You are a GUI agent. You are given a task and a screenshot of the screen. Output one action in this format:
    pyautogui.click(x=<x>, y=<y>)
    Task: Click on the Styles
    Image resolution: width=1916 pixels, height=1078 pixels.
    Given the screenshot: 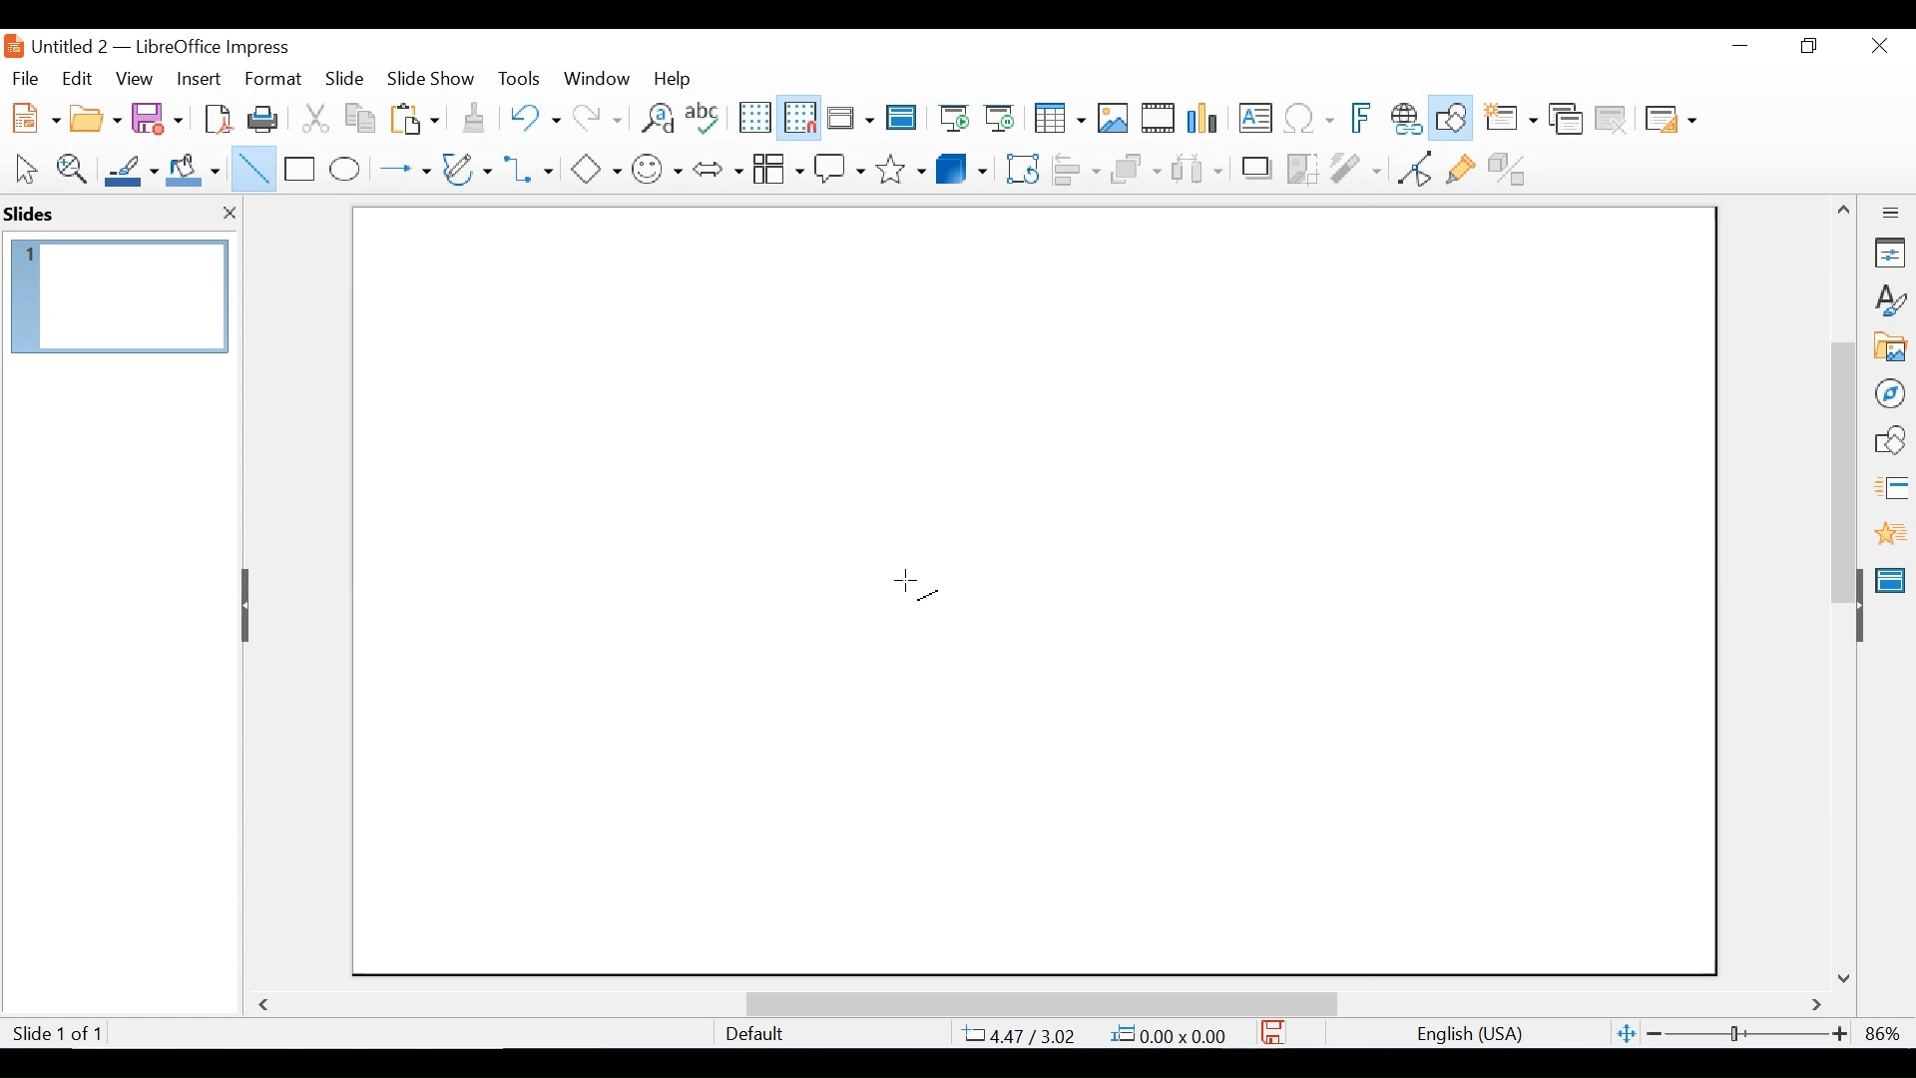 What is the action you would take?
    pyautogui.click(x=1891, y=301)
    